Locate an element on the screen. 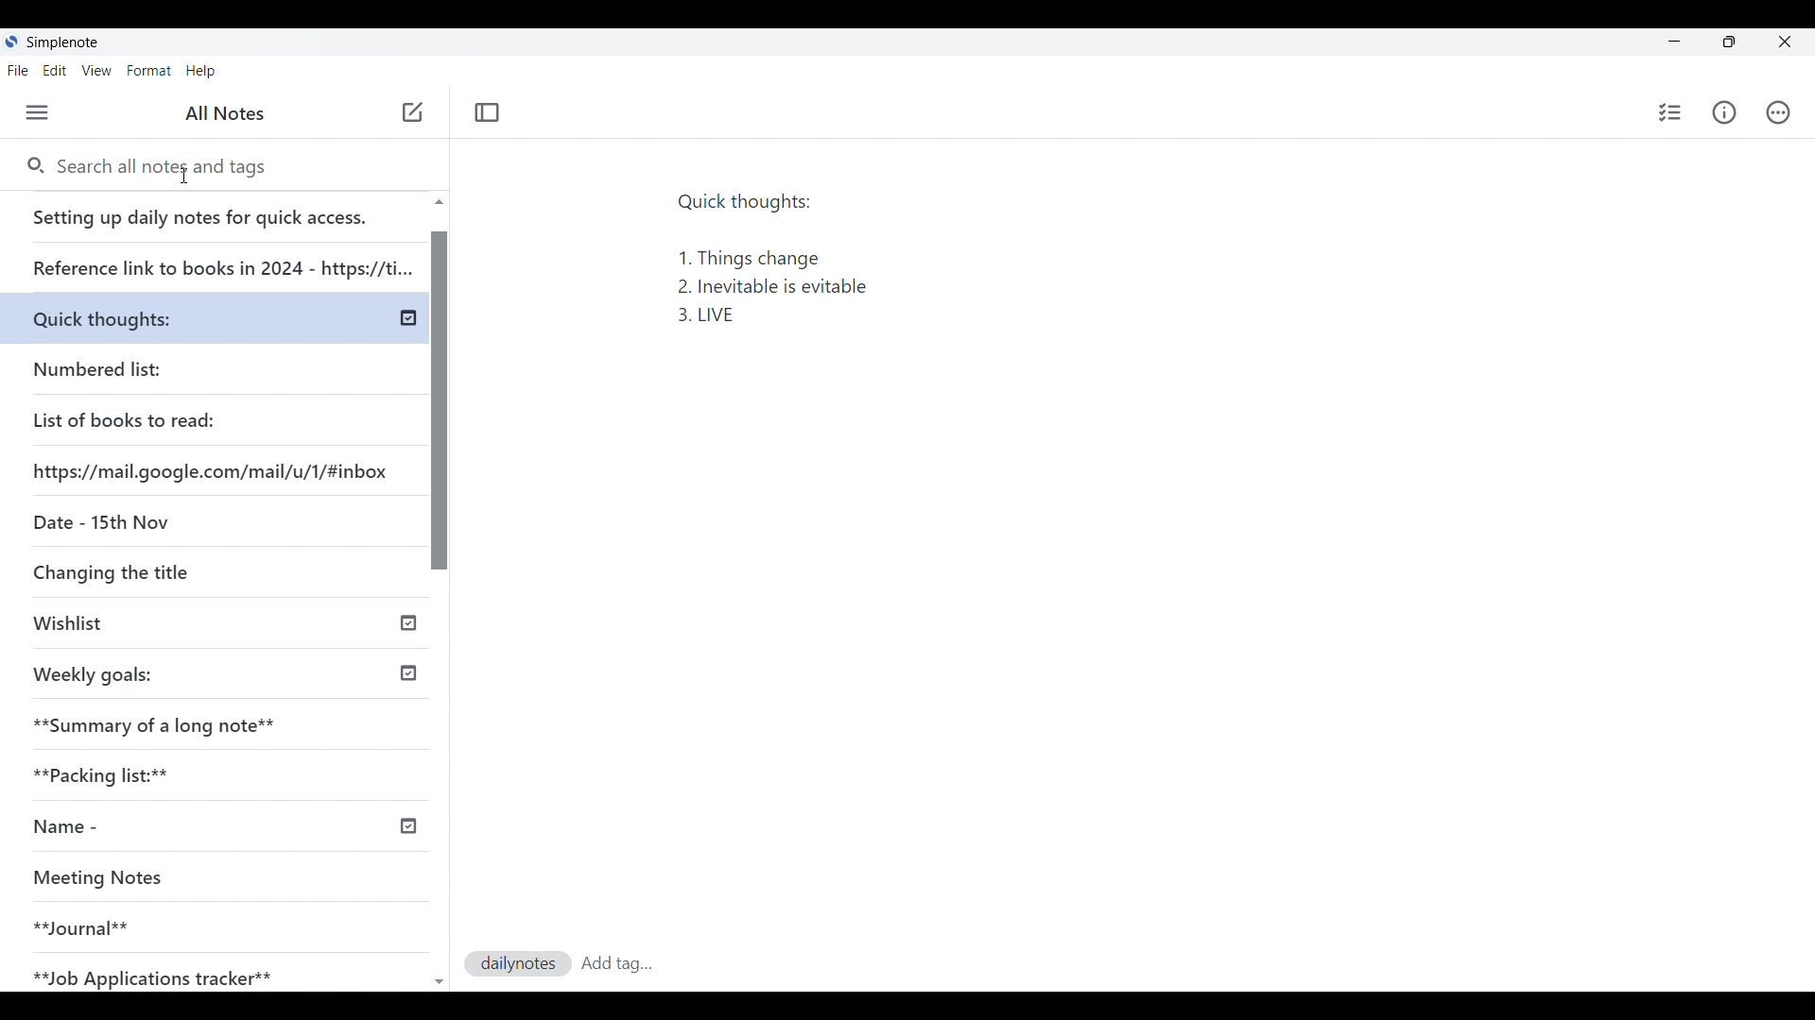 The width and height of the screenshot is (1815, 1020). All notes is located at coordinates (225, 113).